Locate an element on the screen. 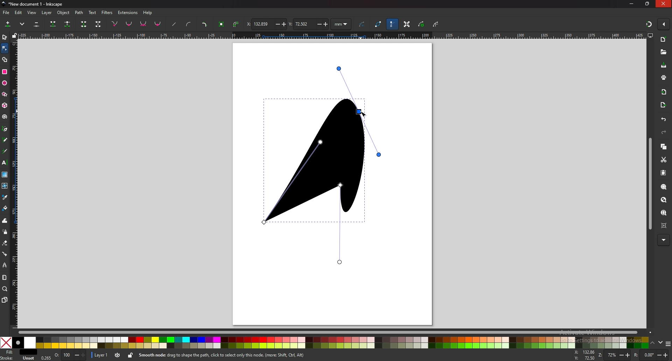  close is located at coordinates (663, 3).